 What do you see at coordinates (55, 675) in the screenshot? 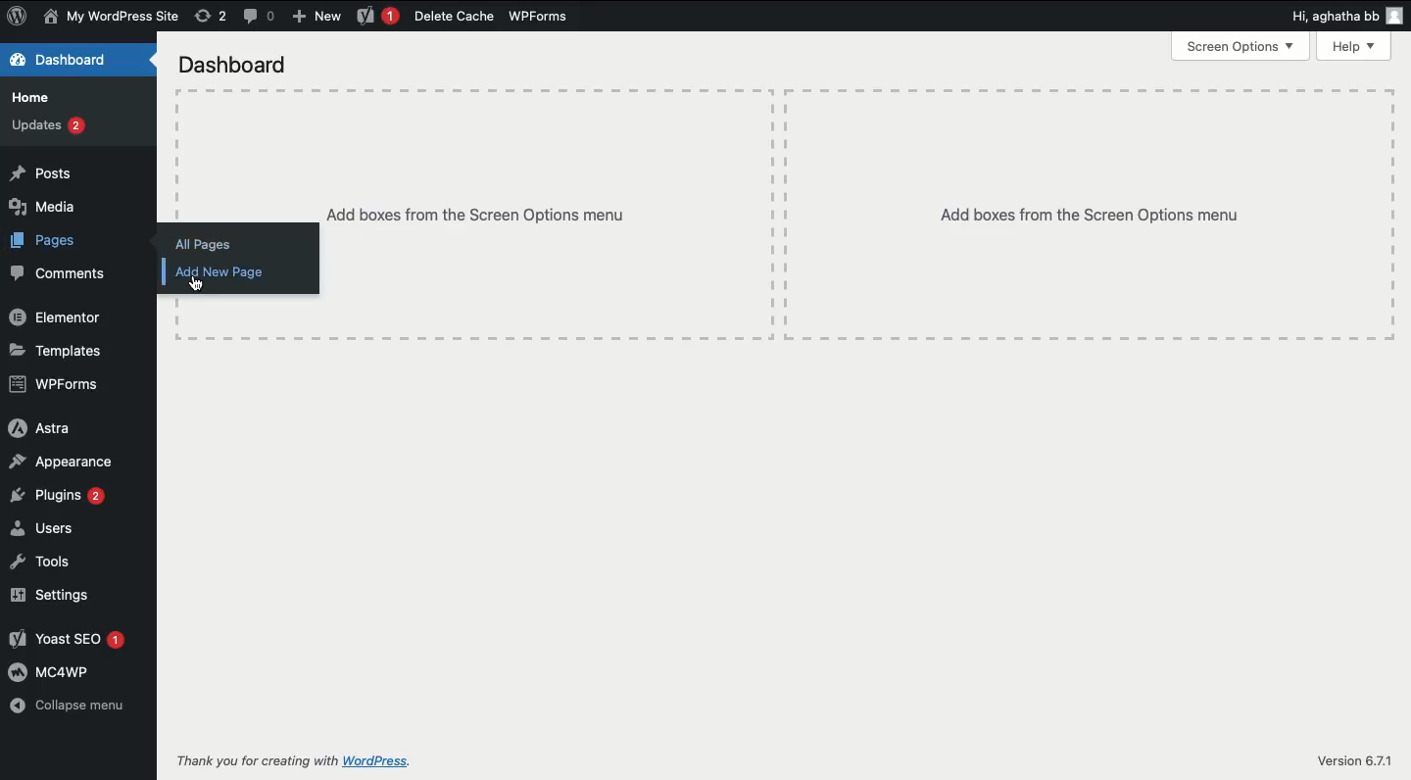
I see `MC4WP` at bounding box center [55, 675].